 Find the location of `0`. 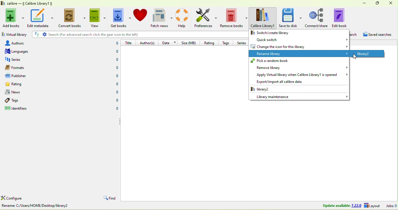

0 is located at coordinates (114, 52).